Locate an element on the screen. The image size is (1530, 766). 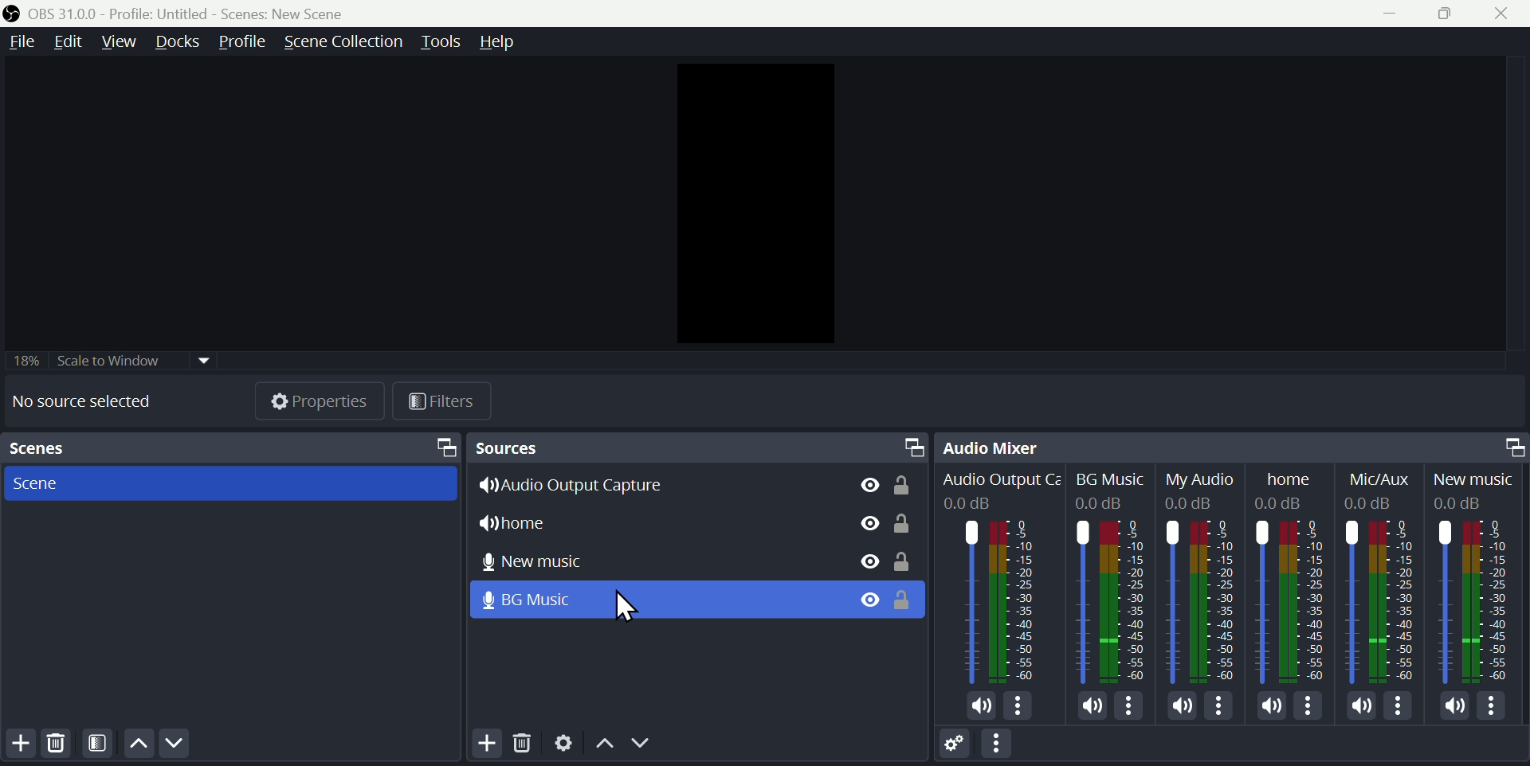
Sources is located at coordinates (565, 447).